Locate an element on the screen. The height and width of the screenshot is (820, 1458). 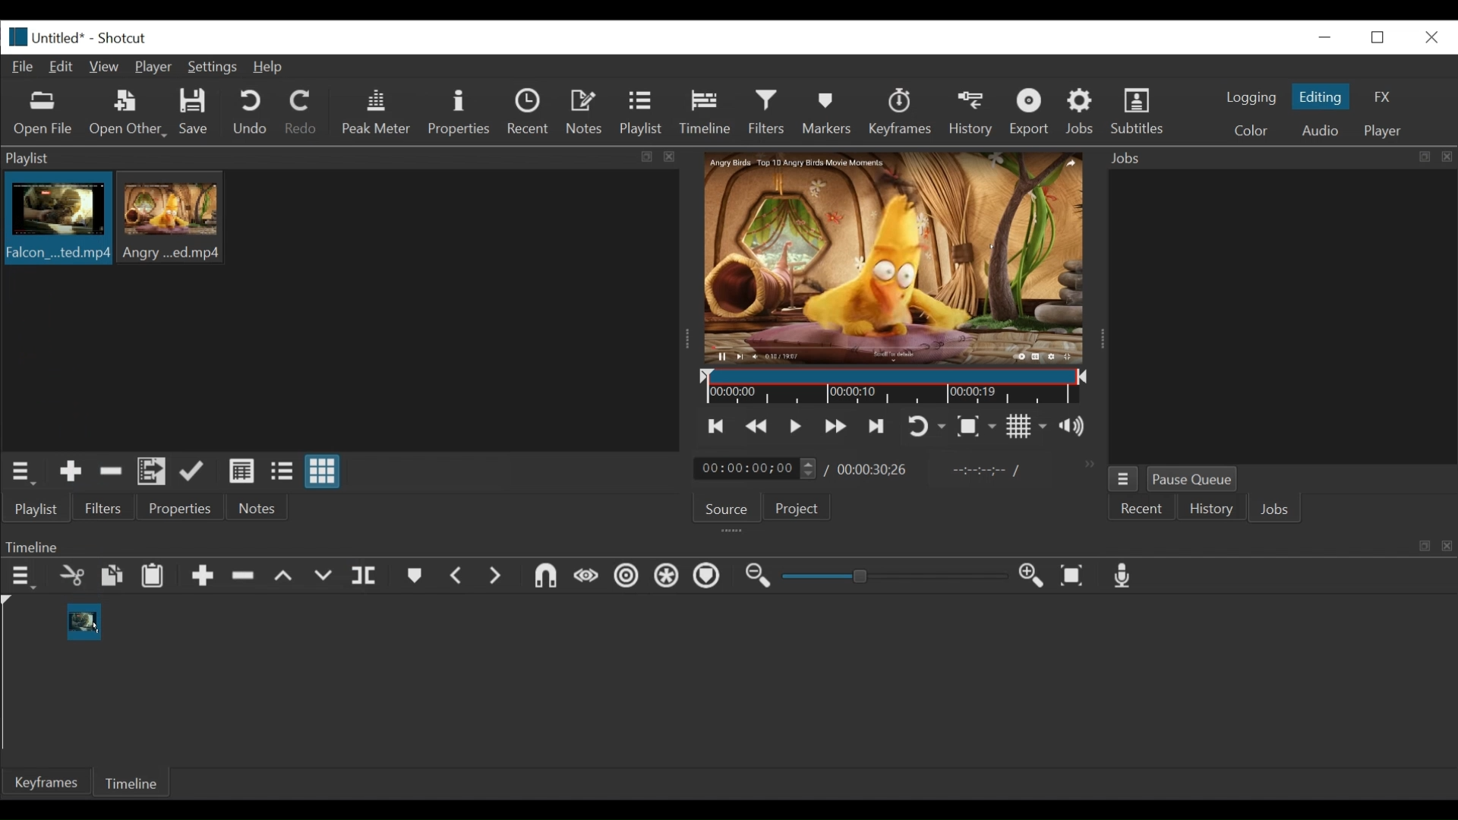
playlist menu is located at coordinates (24, 471).